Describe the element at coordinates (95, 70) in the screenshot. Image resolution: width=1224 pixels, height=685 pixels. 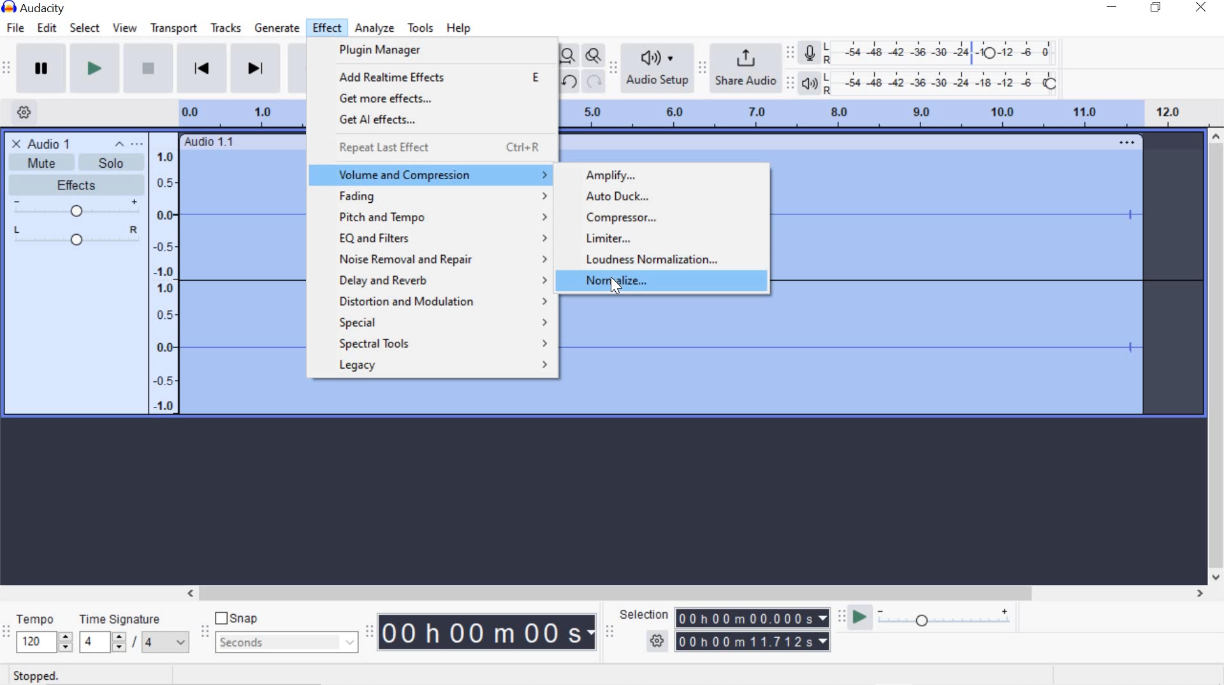
I see `Play` at that location.